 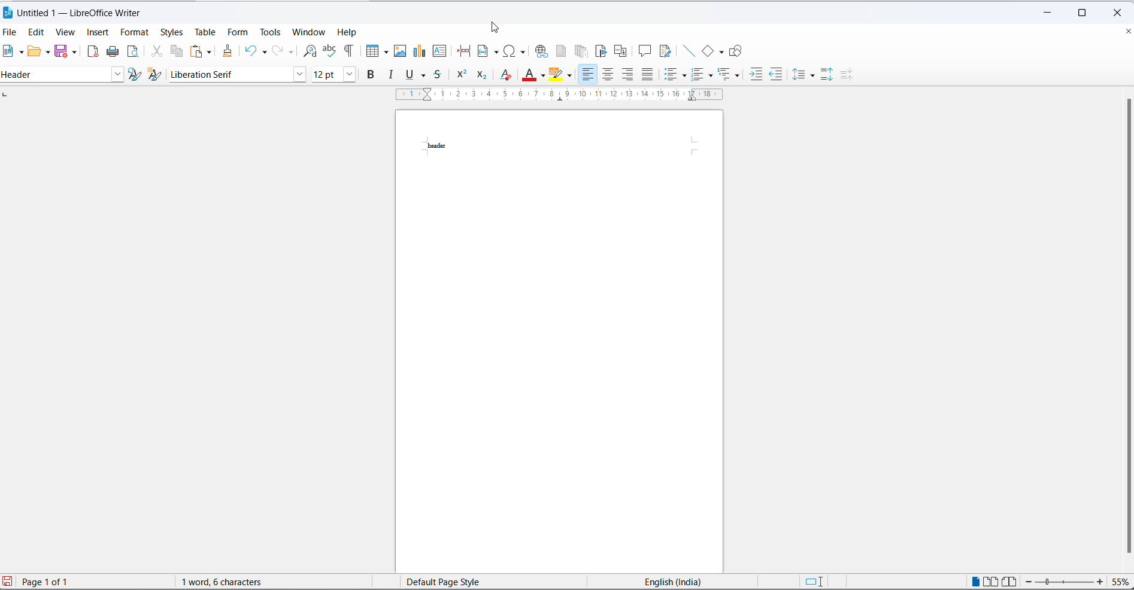 What do you see at coordinates (7, 52) in the screenshot?
I see `new file` at bounding box center [7, 52].